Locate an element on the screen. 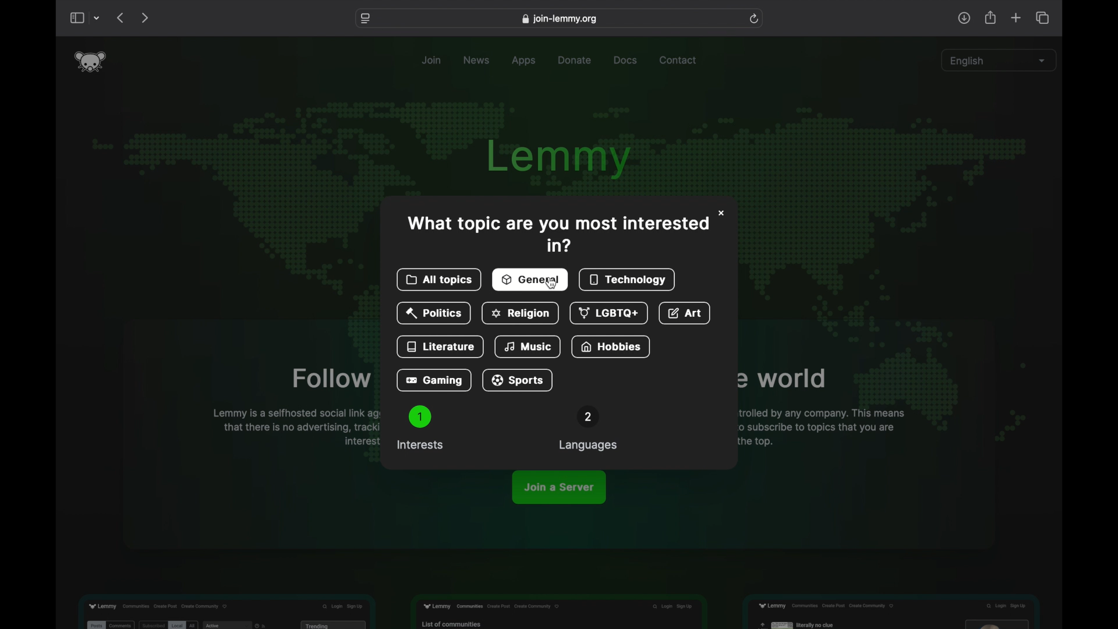  languages is located at coordinates (588, 429).